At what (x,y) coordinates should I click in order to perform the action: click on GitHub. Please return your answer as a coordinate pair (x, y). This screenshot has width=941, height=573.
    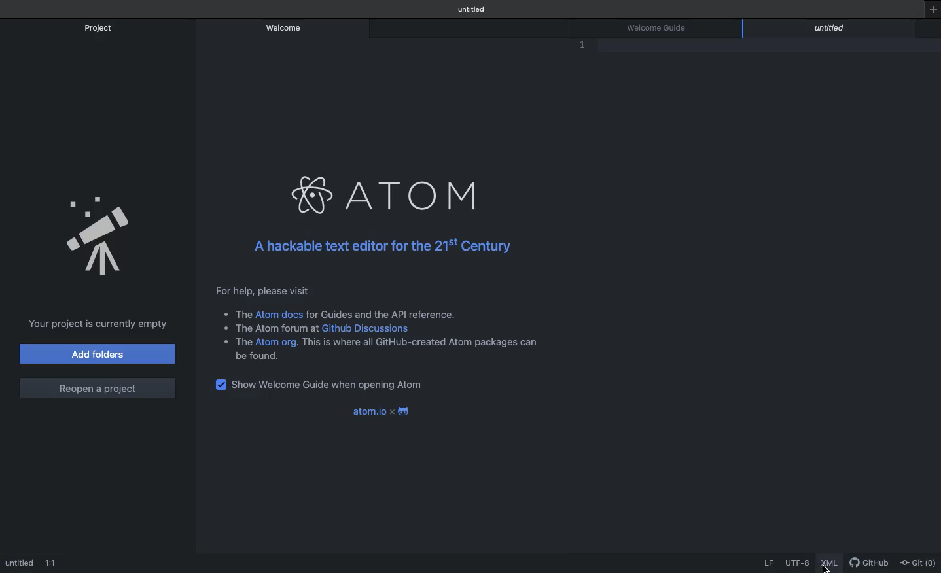
    Looking at the image, I should click on (870, 561).